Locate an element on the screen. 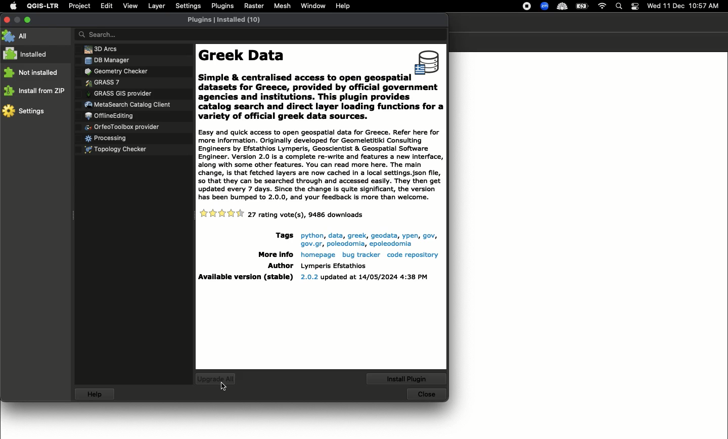 Image resolution: width=728 pixels, height=439 pixels. geodata, is located at coordinates (383, 236).